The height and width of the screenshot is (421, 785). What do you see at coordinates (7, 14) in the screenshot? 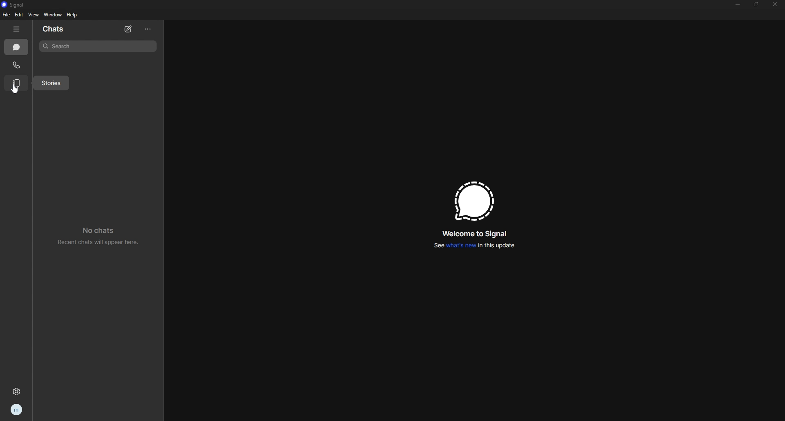
I see `file` at bounding box center [7, 14].